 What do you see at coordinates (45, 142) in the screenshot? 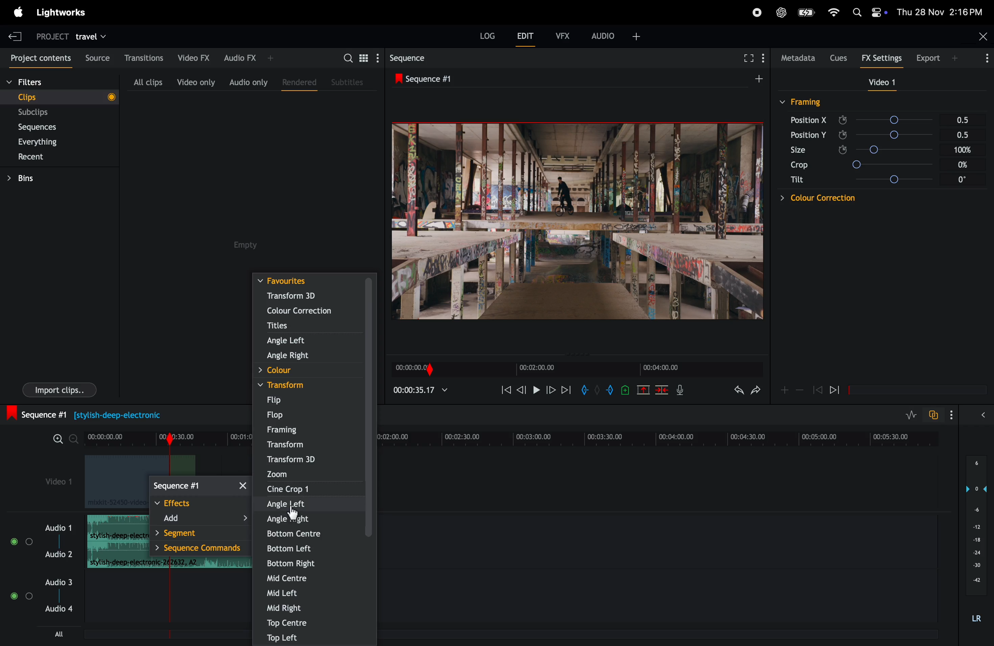
I see `everything` at bounding box center [45, 142].